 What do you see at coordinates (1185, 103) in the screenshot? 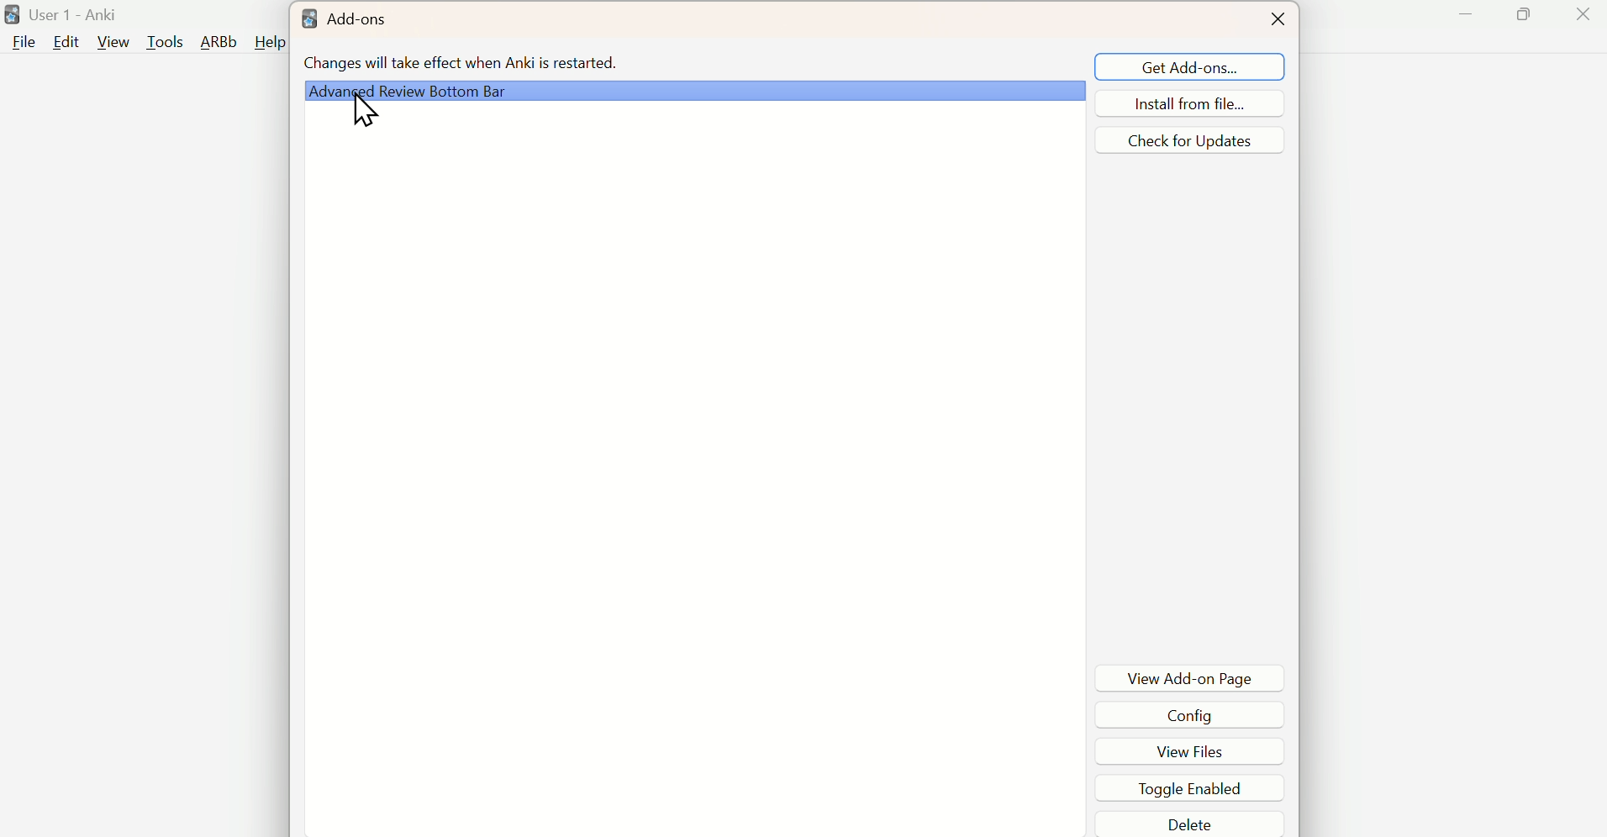
I see `Install from file...` at bounding box center [1185, 103].